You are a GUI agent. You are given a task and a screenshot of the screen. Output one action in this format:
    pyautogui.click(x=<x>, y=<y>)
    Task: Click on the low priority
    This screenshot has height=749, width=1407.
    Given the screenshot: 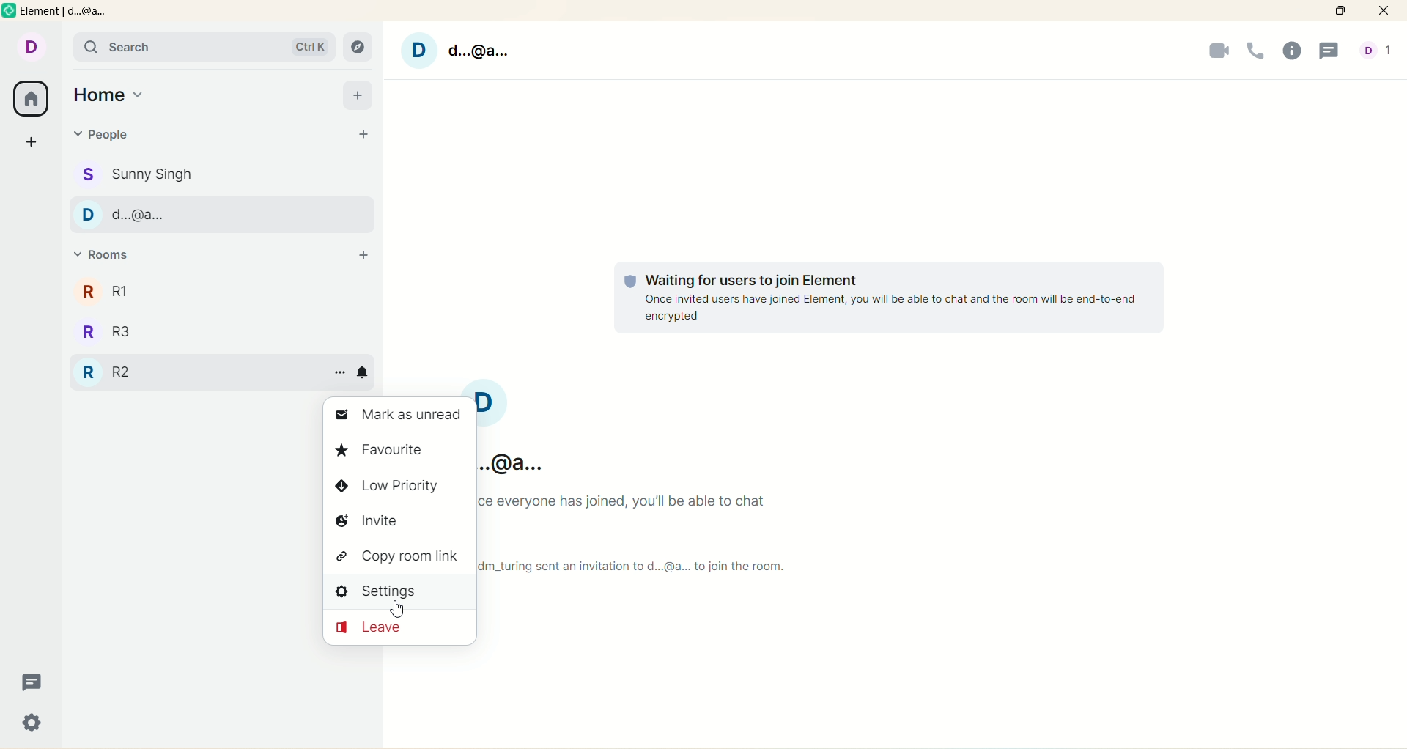 What is the action you would take?
    pyautogui.click(x=402, y=489)
    